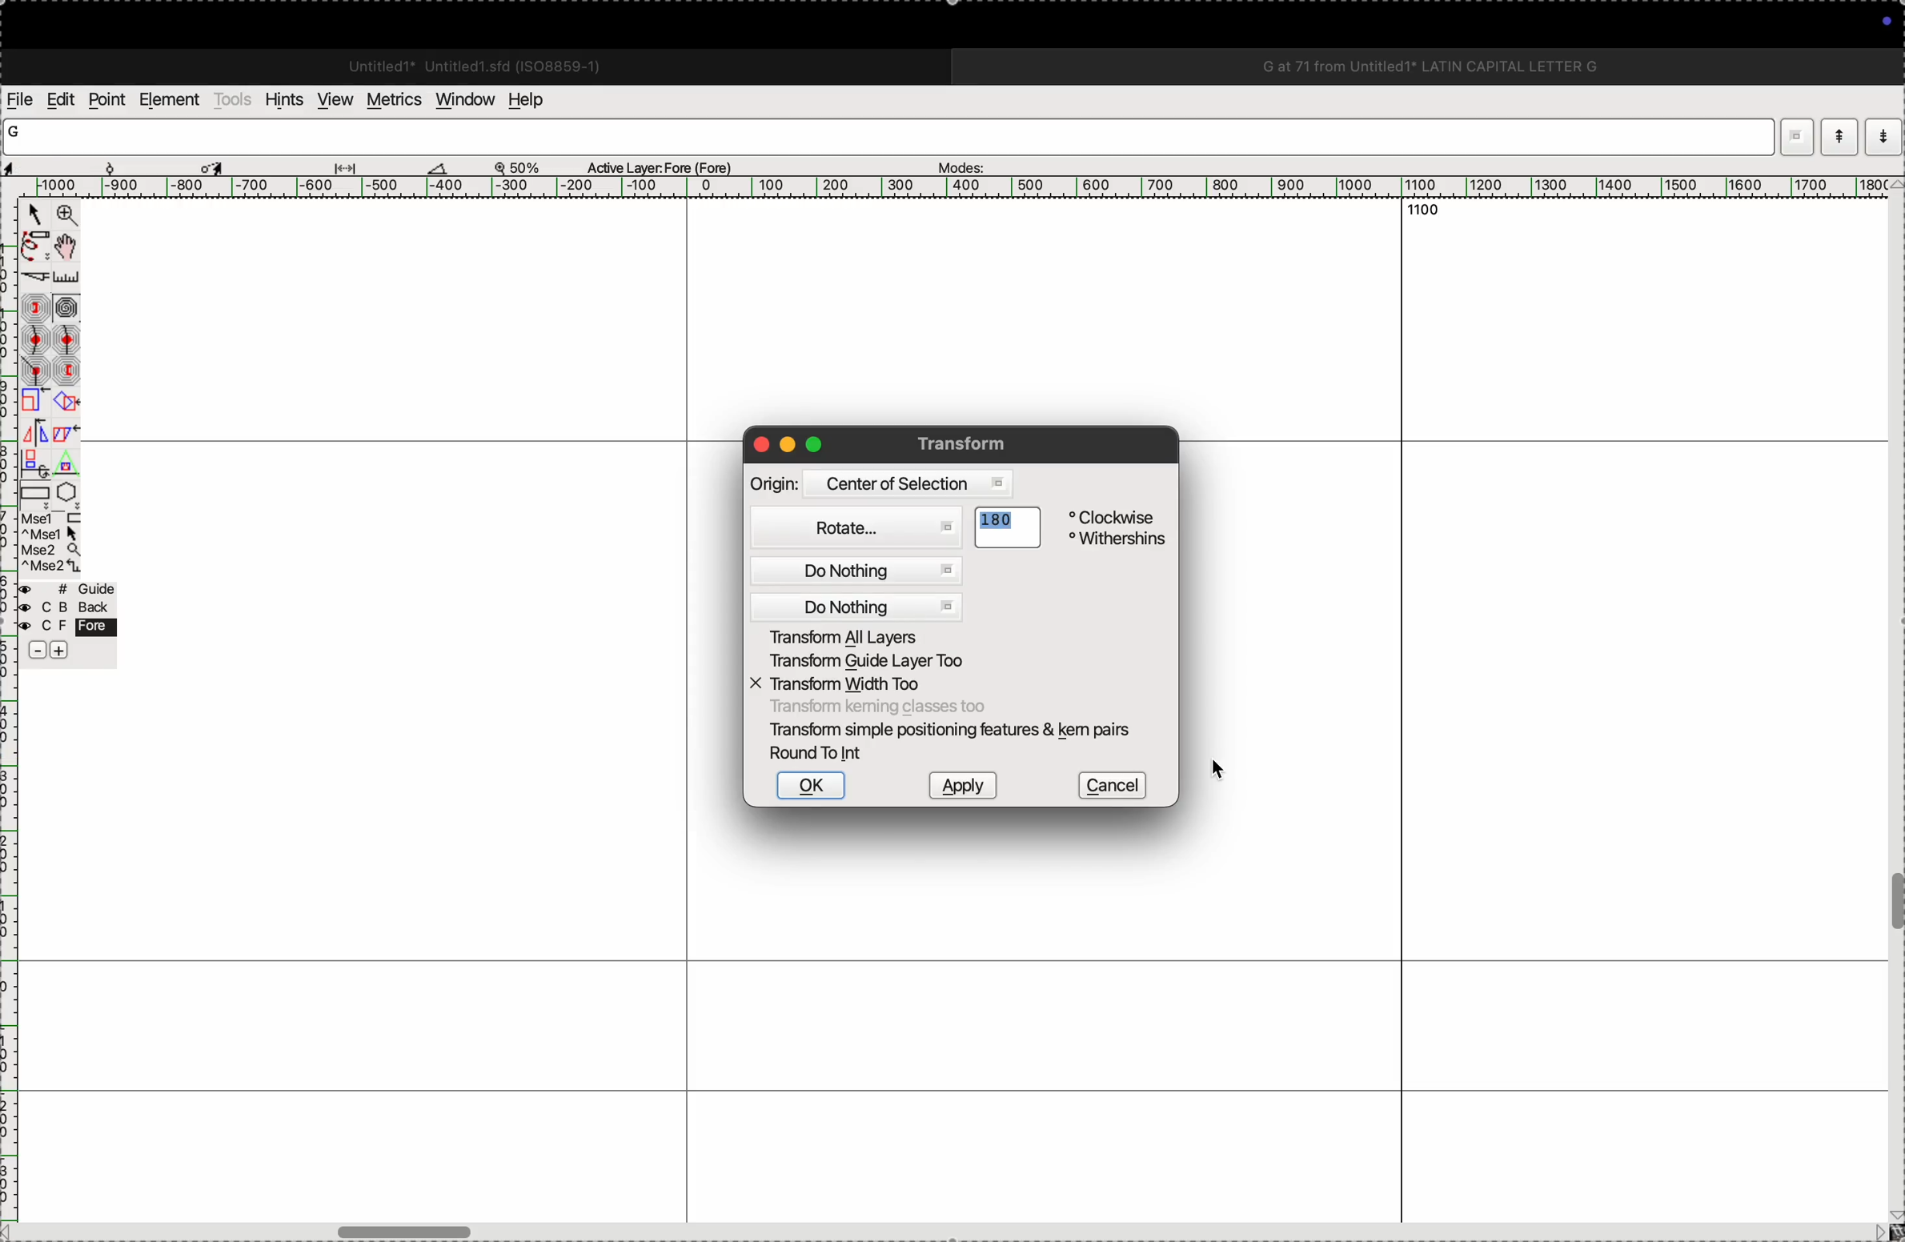  Describe the element at coordinates (962, 165) in the screenshot. I see `modes` at that location.